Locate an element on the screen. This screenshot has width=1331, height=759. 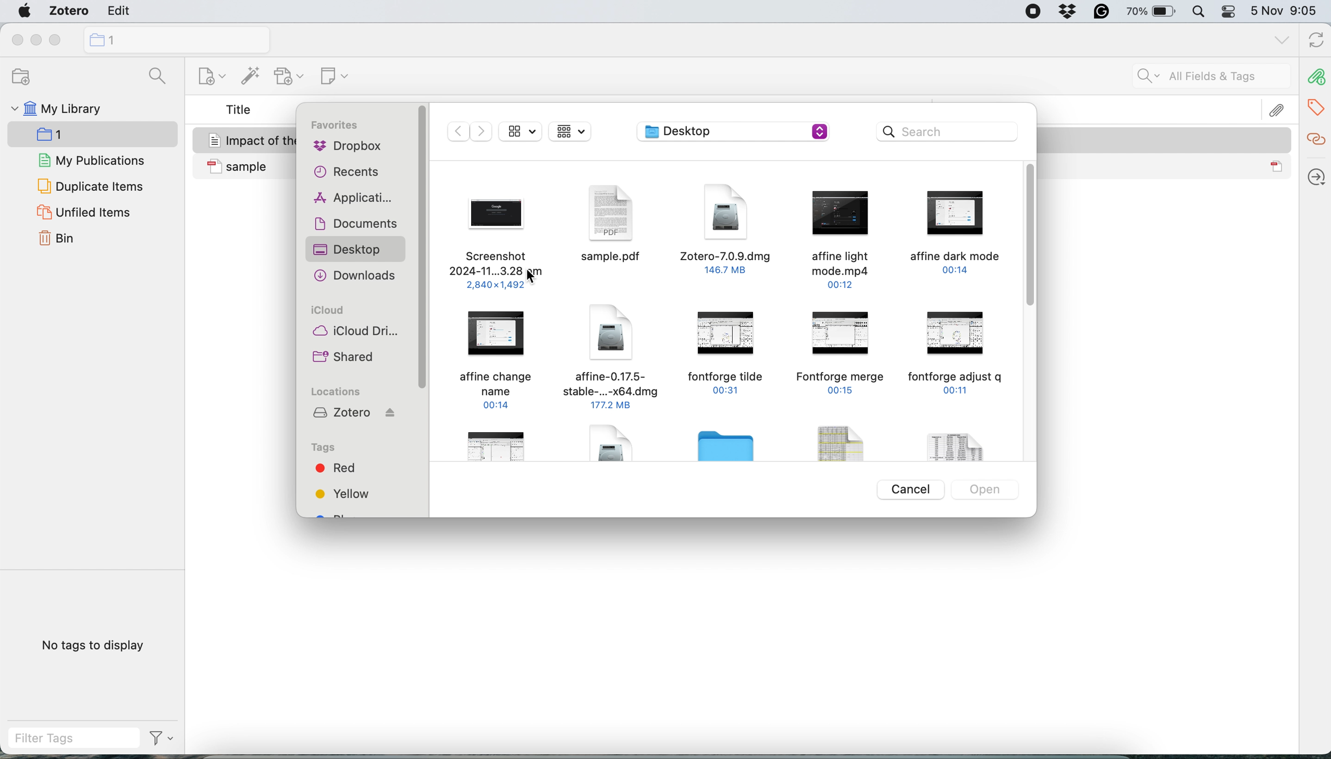
new note is located at coordinates (330, 74).